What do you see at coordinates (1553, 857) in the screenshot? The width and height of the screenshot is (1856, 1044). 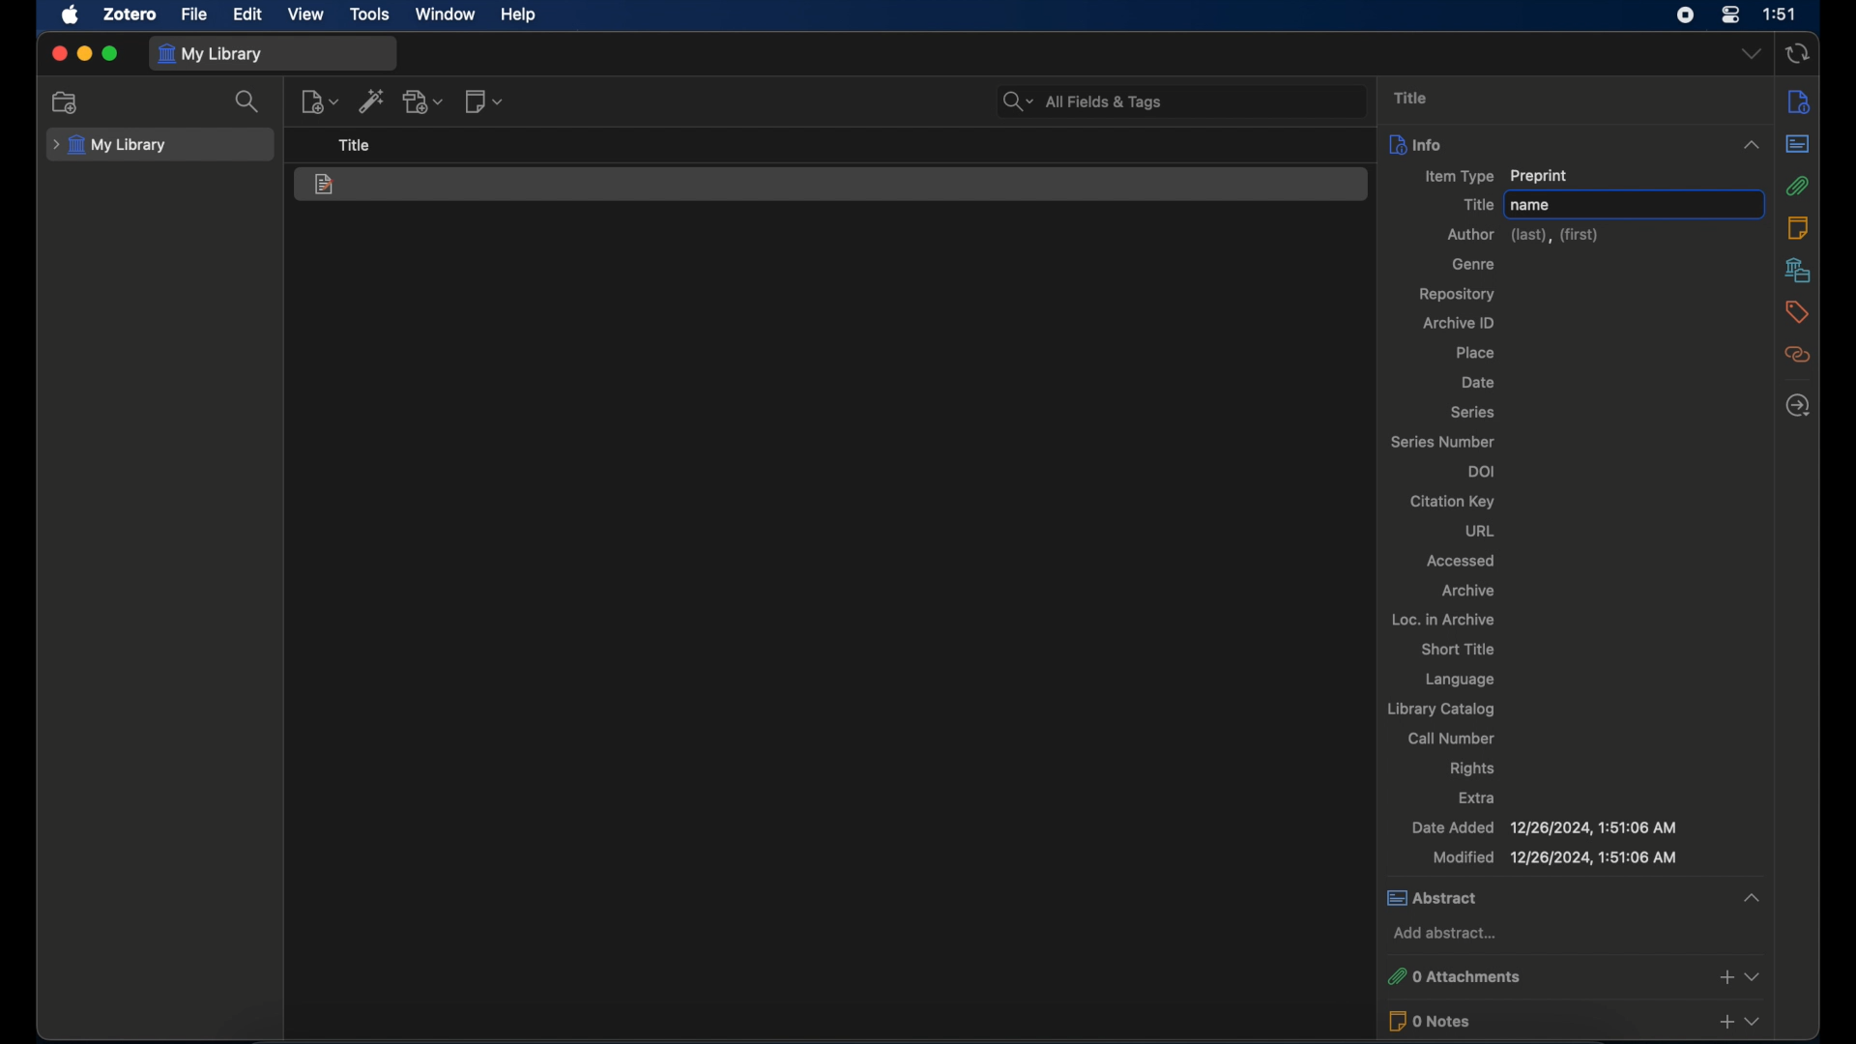 I see `modified 12/26/2024, 1:51:06 AM` at bounding box center [1553, 857].